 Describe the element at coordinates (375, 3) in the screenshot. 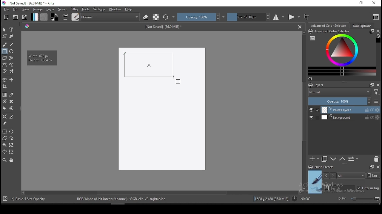

I see ` close window` at that location.